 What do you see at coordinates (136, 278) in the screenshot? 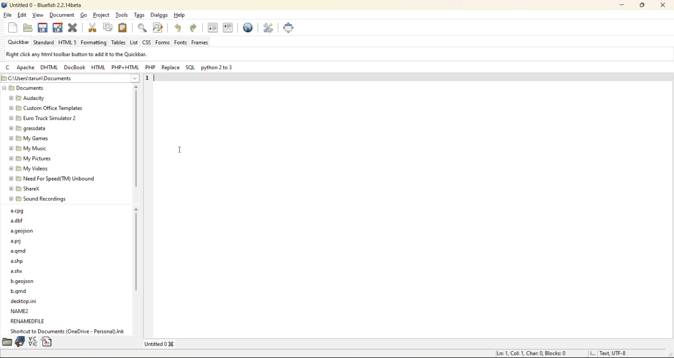
I see `vertical scroll bar` at bounding box center [136, 278].